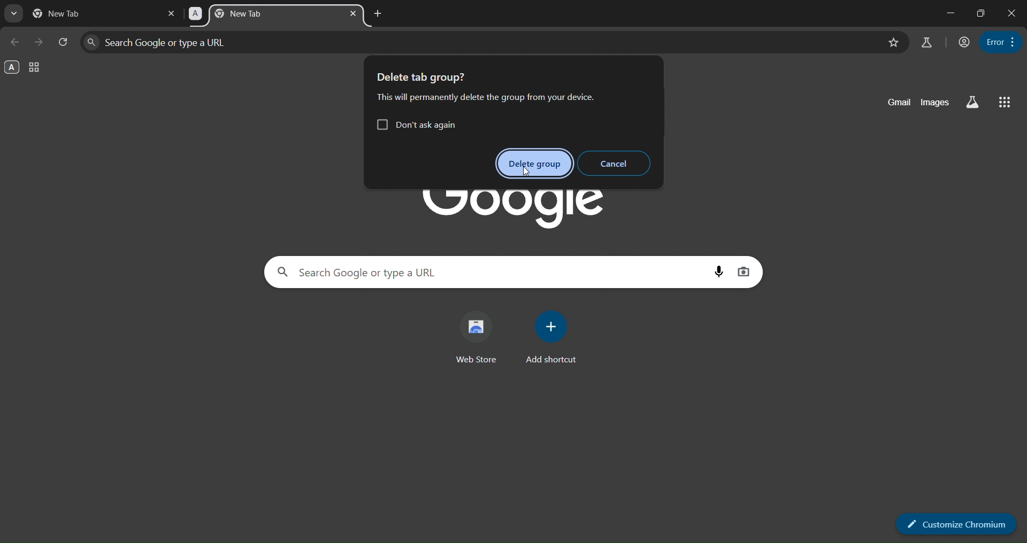 The image size is (1027, 543). Describe the element at coordinates (719, 271) in the screenshot. I see `voice search` at that location.